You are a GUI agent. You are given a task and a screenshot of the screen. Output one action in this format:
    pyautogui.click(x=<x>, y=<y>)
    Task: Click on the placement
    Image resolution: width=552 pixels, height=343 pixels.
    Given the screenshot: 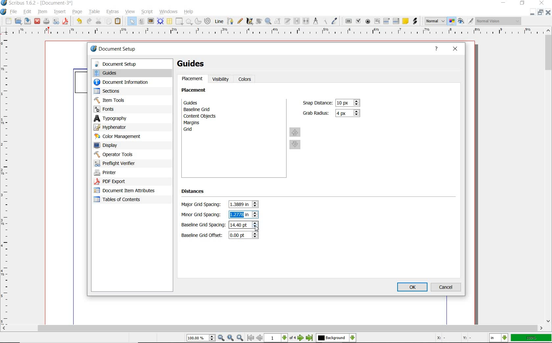 What is the action you would take?
    pyautogui.click(x=195, y=91)
    